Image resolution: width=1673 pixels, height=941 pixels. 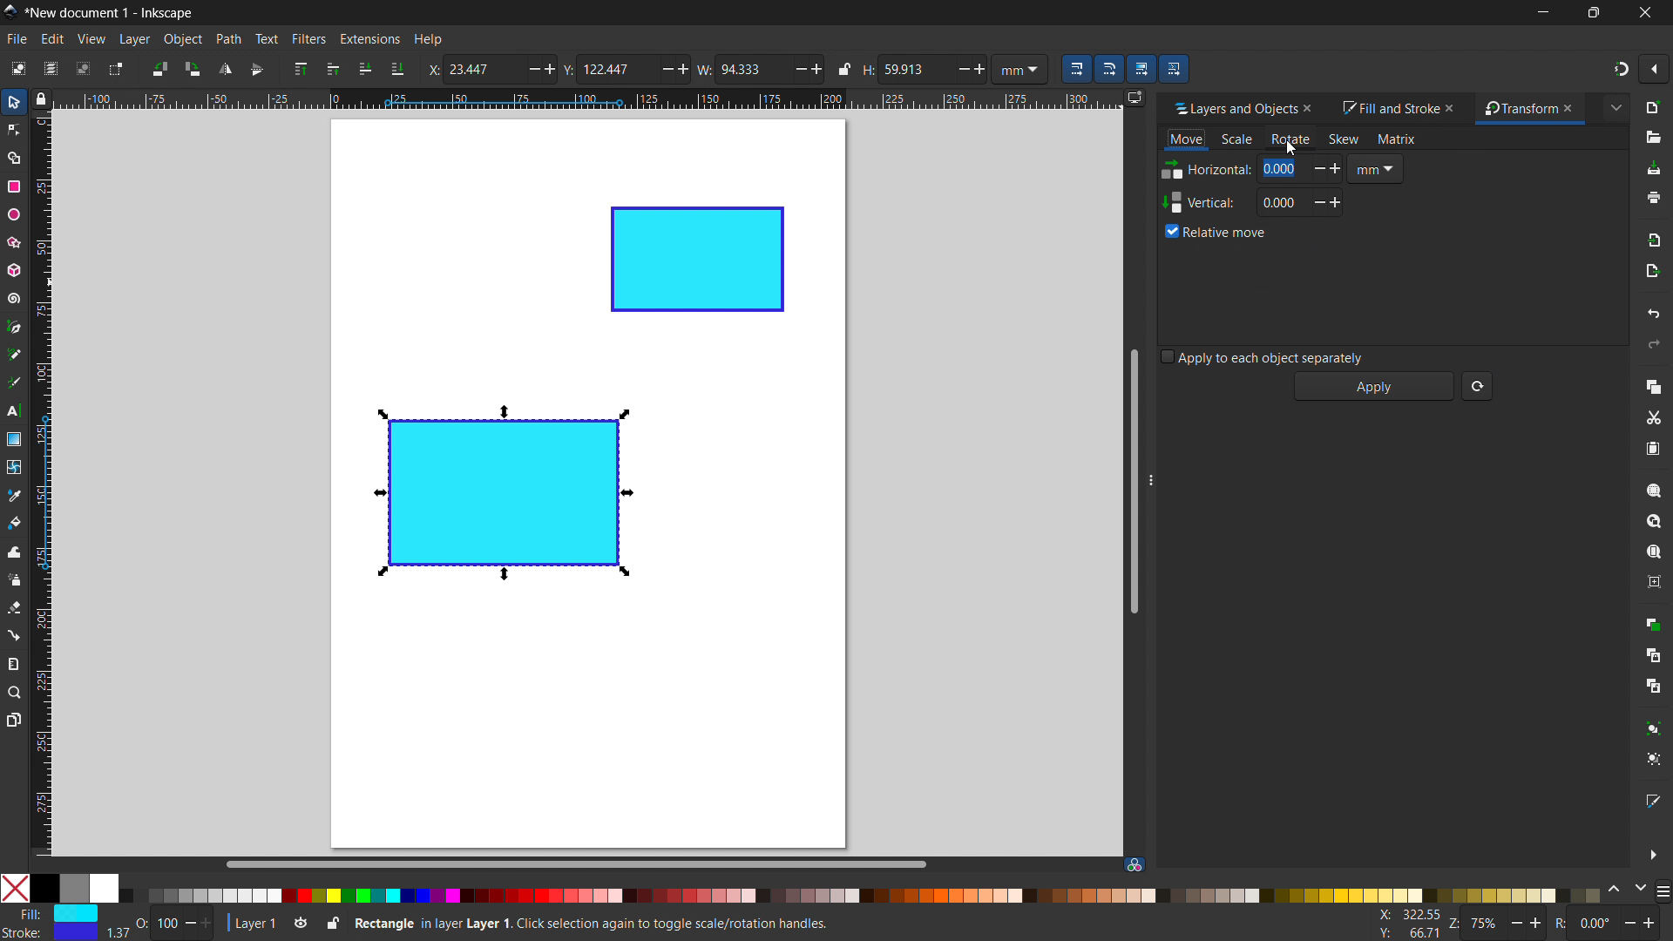 What do you see at coordinates (14, 102) in the screenshot?
I see `selector tool` at bounding box center [14, 102].